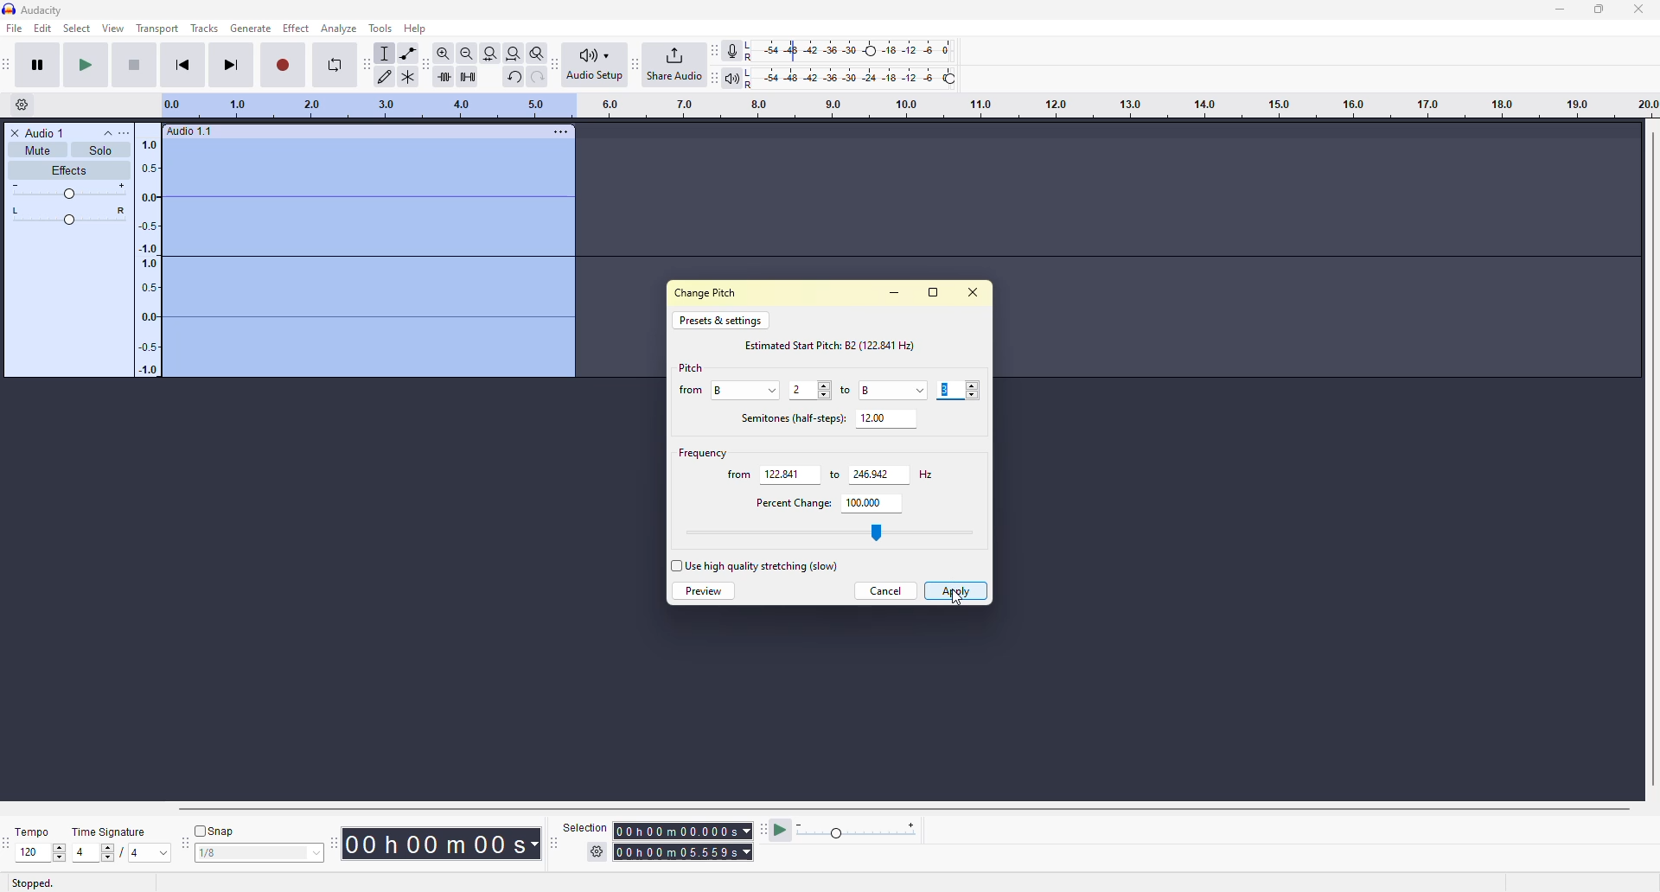 Image resolution: width=1660 pixels, height=892 pixels. Describe the element at coordinates (946, 391) in the screenshot. I see `3` at that location.